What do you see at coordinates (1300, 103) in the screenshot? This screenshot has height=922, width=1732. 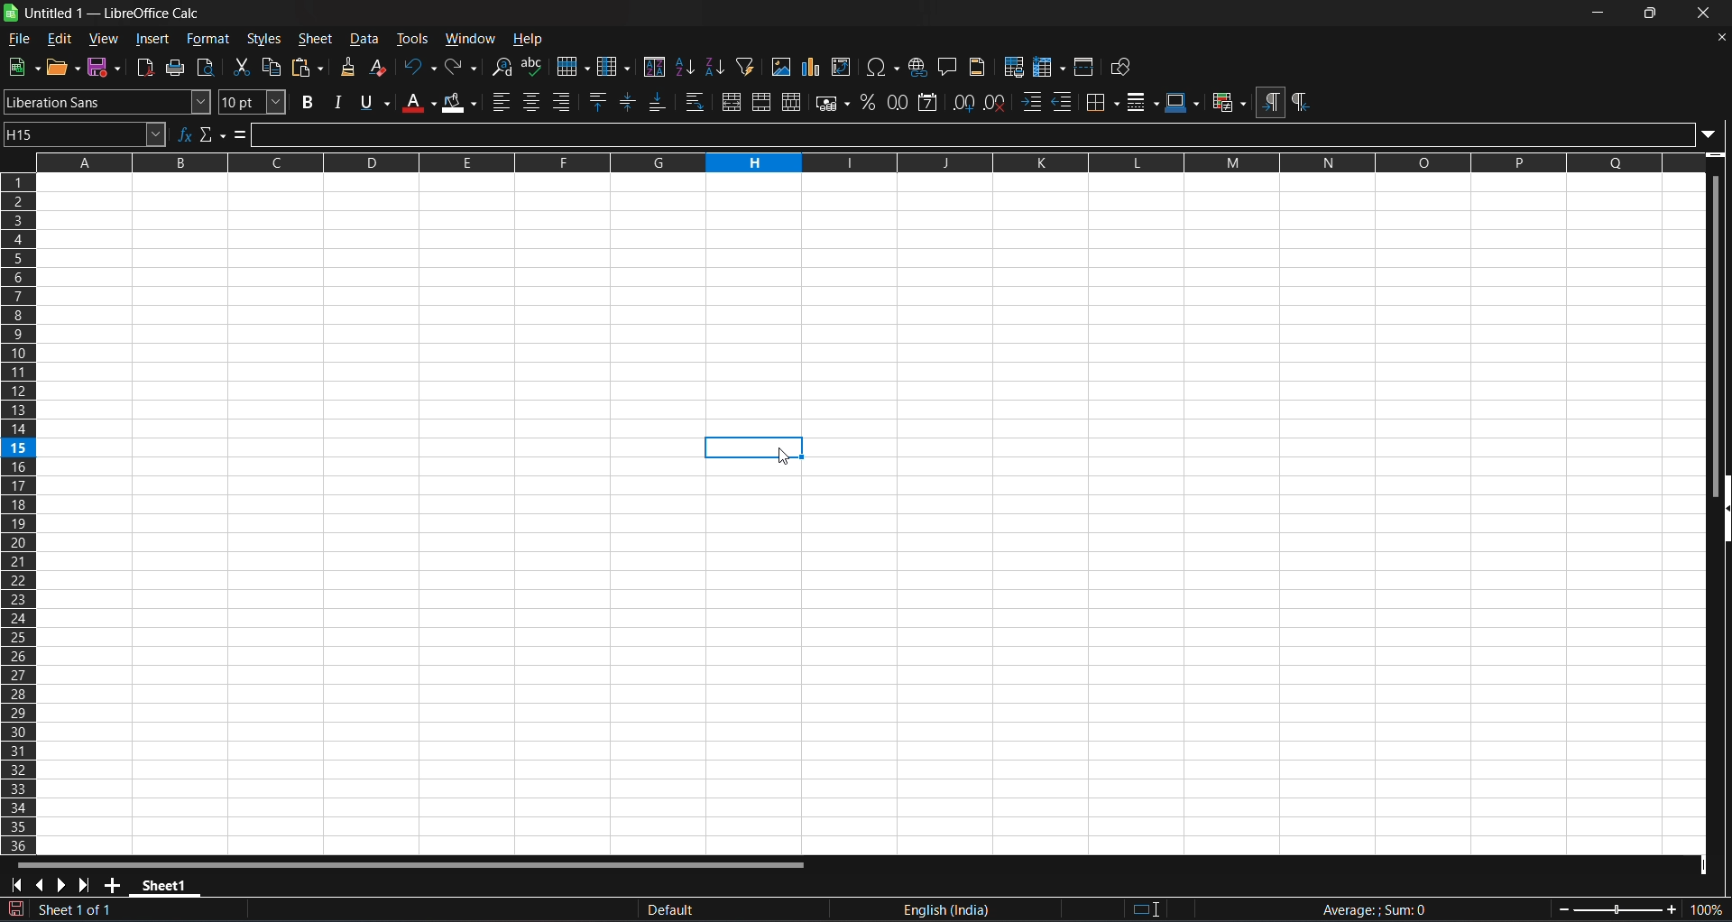 I see `right to left` at bounding box center [1300, 103].